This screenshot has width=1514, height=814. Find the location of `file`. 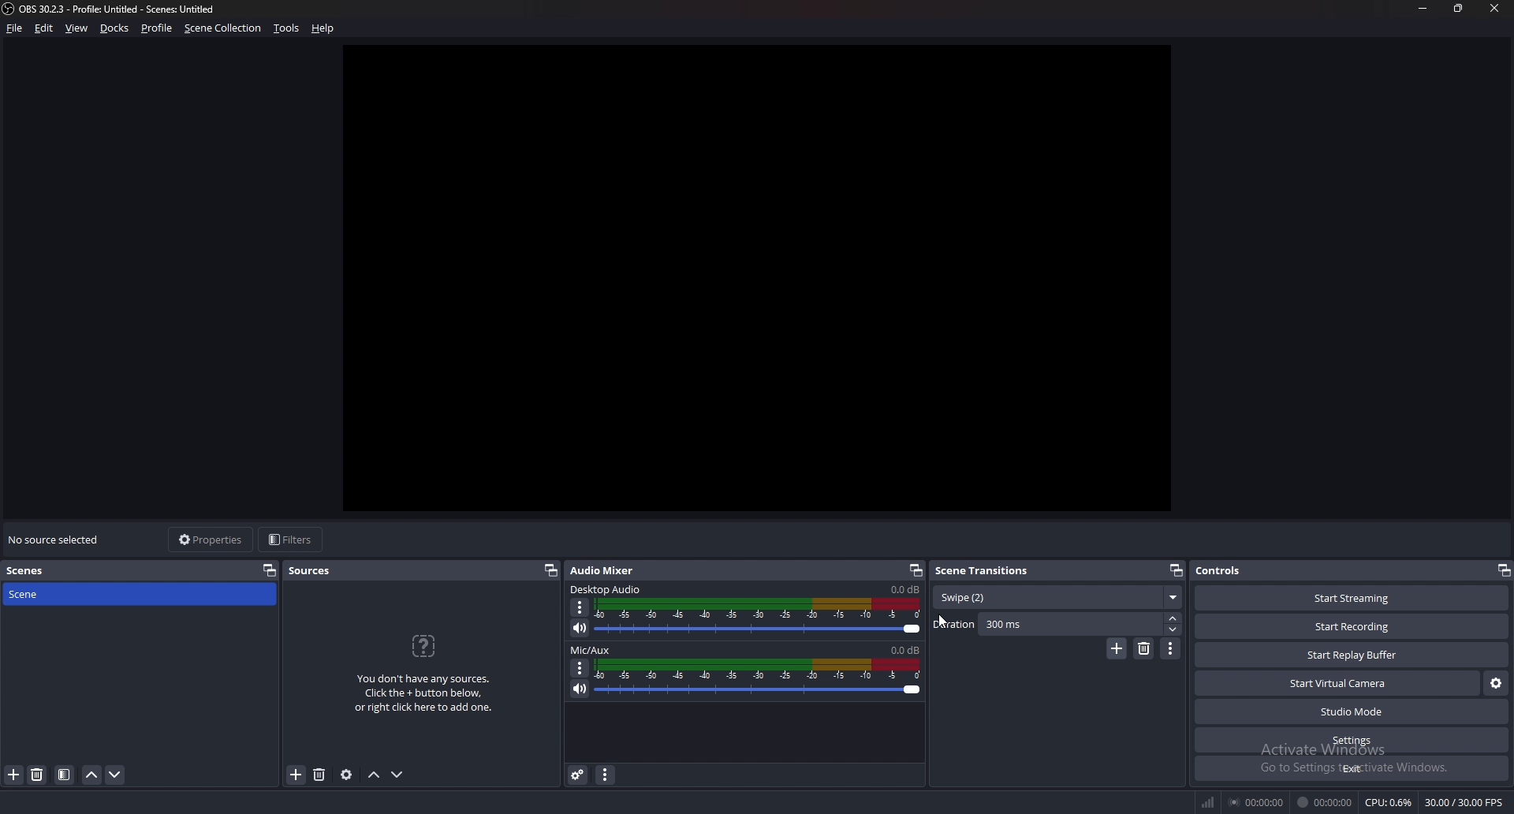

file is located at coordinates (15, 28).